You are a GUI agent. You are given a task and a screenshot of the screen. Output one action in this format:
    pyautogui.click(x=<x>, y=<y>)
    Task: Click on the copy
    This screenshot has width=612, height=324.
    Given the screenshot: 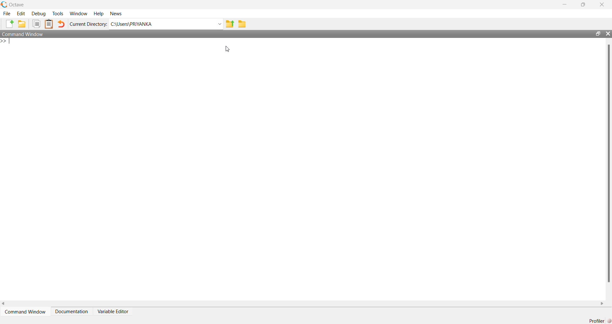 What is the action you would take?
    pyautogui.click(x=36, y=24)
    